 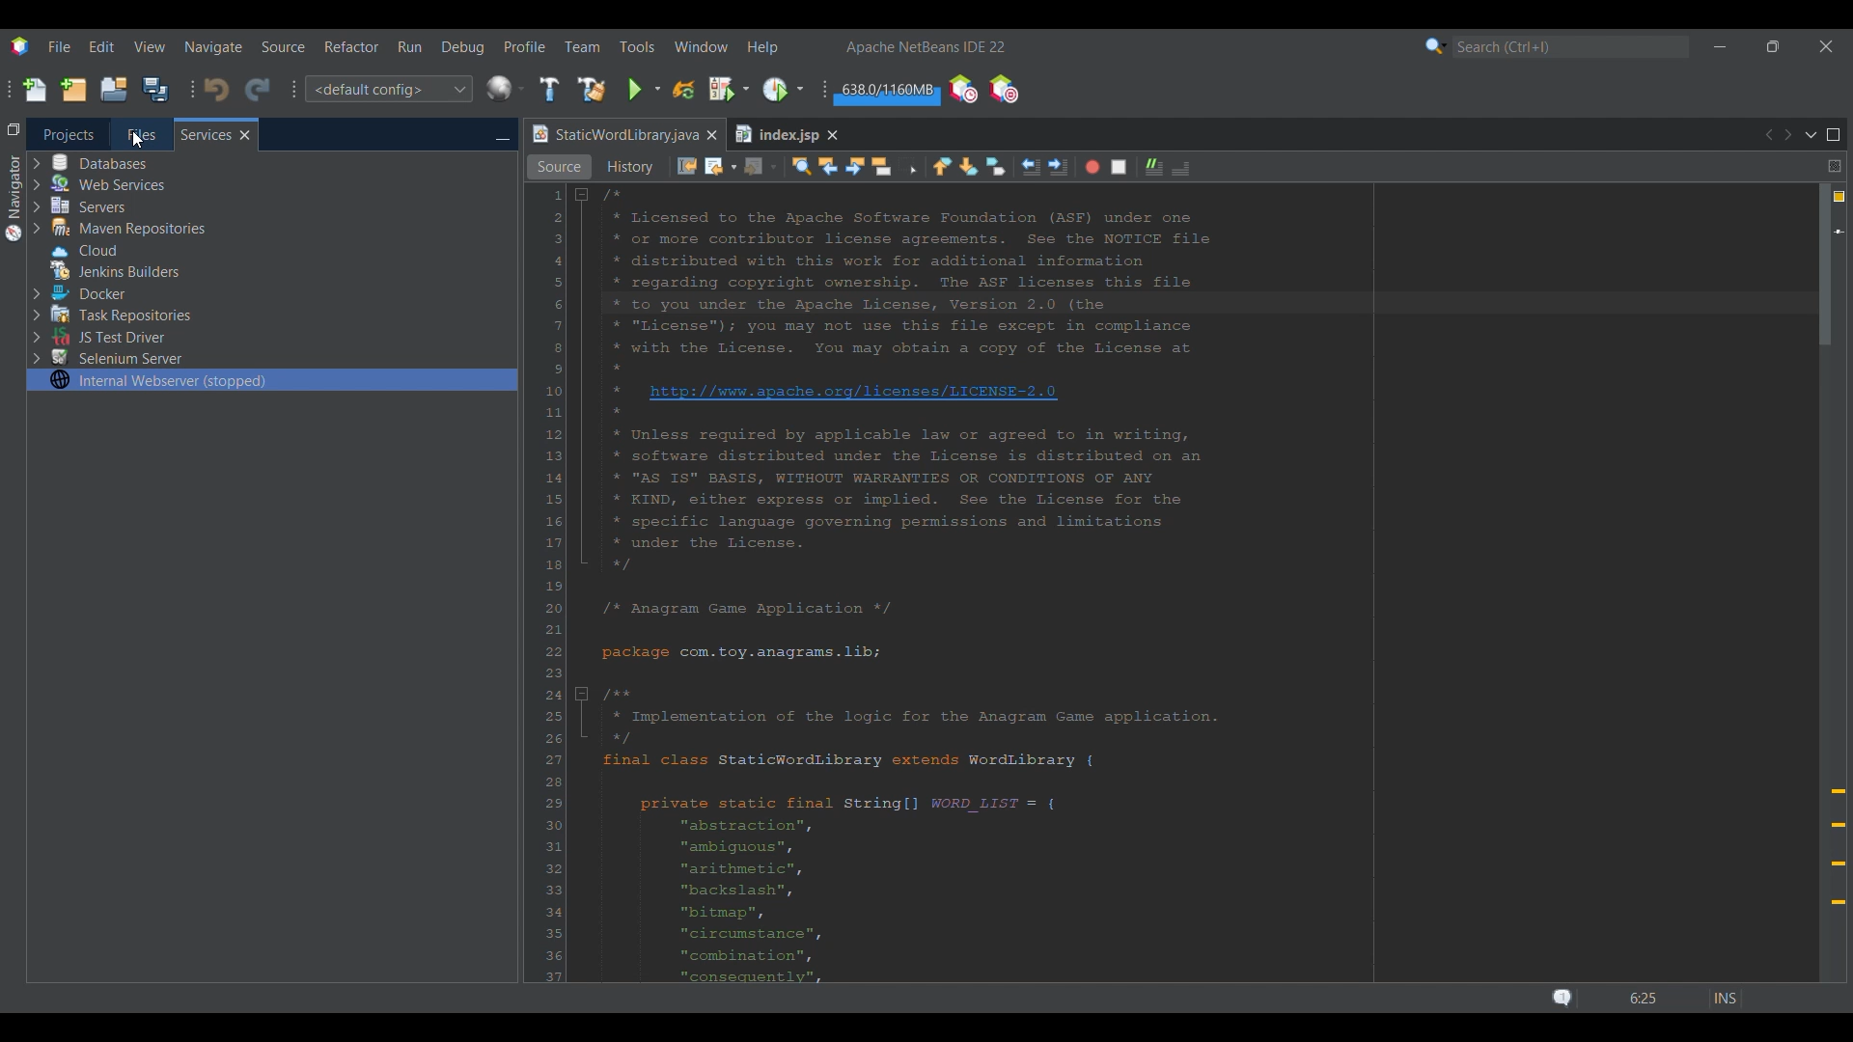 What do you see at coordinates (138, 141) in the screenshot?
I see `cursor` at bounding box center [138, 141].